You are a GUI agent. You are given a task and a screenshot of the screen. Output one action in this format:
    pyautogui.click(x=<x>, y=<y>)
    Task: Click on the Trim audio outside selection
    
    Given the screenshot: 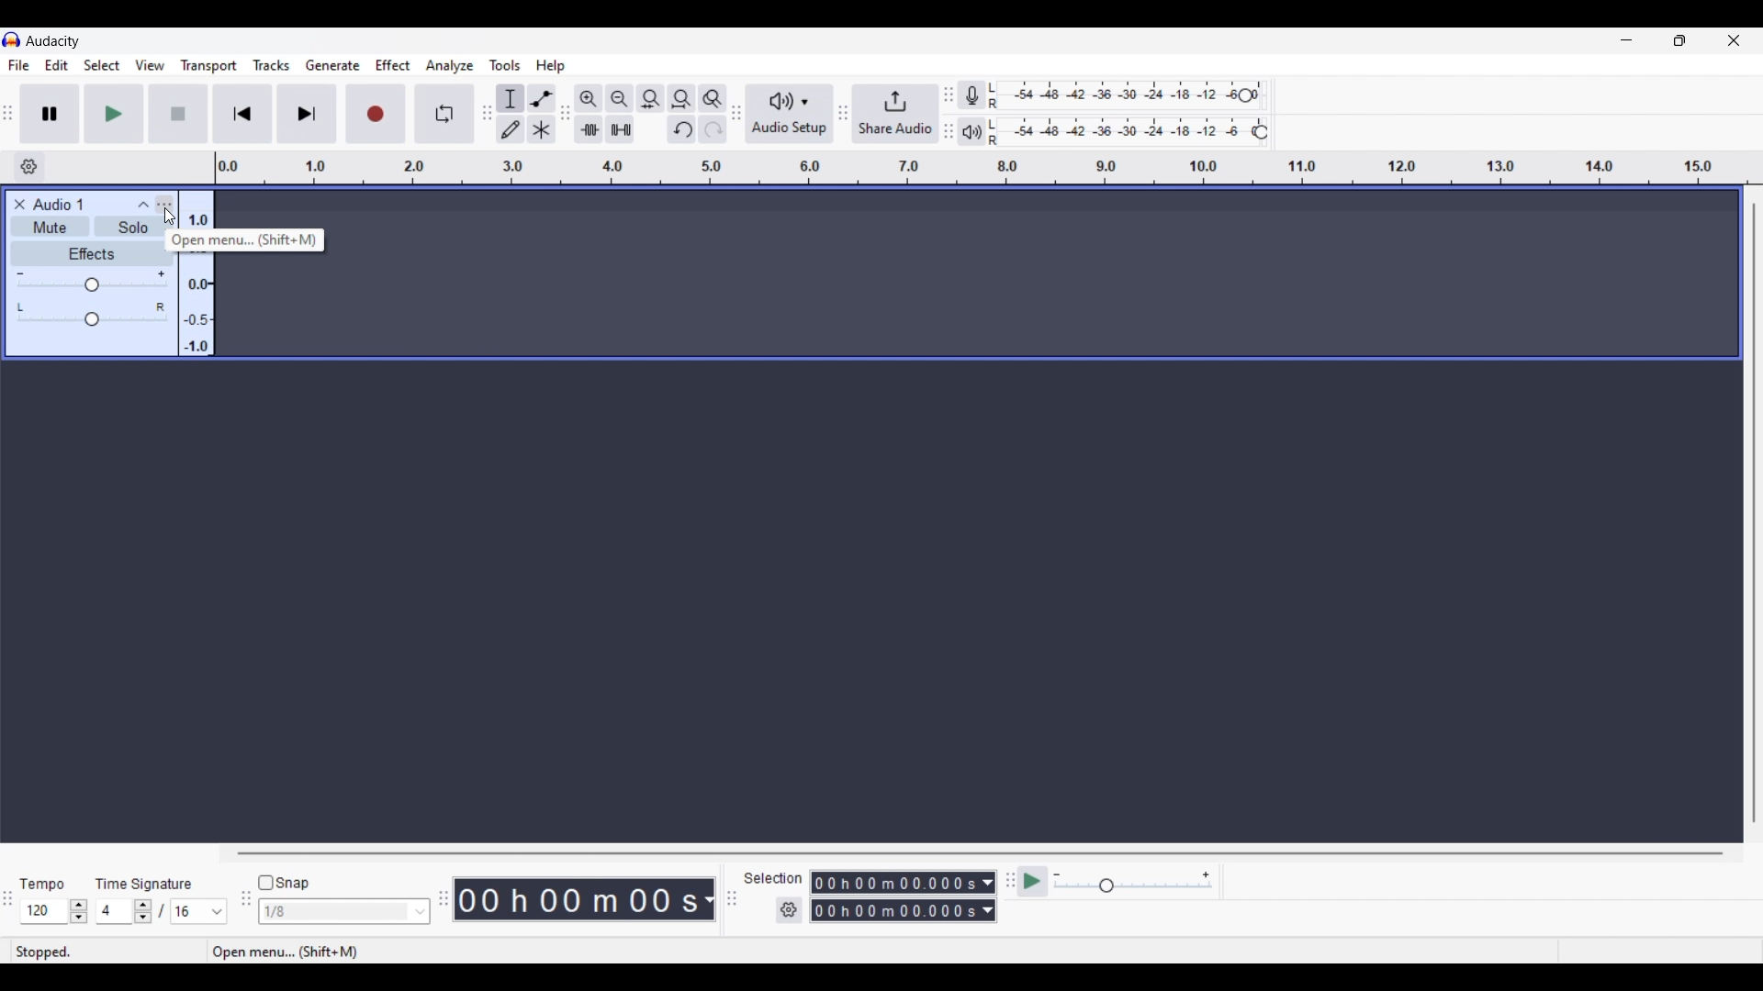 What is the action you would take?
    pyautogui.click(x=588, y=128)
    